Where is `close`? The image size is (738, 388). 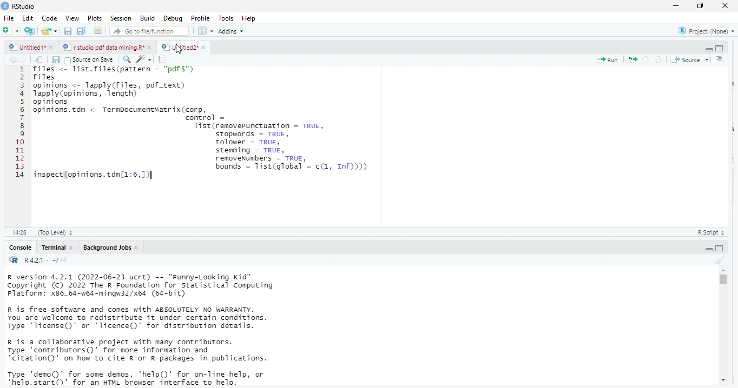 close is located at coordinates (726, 6).